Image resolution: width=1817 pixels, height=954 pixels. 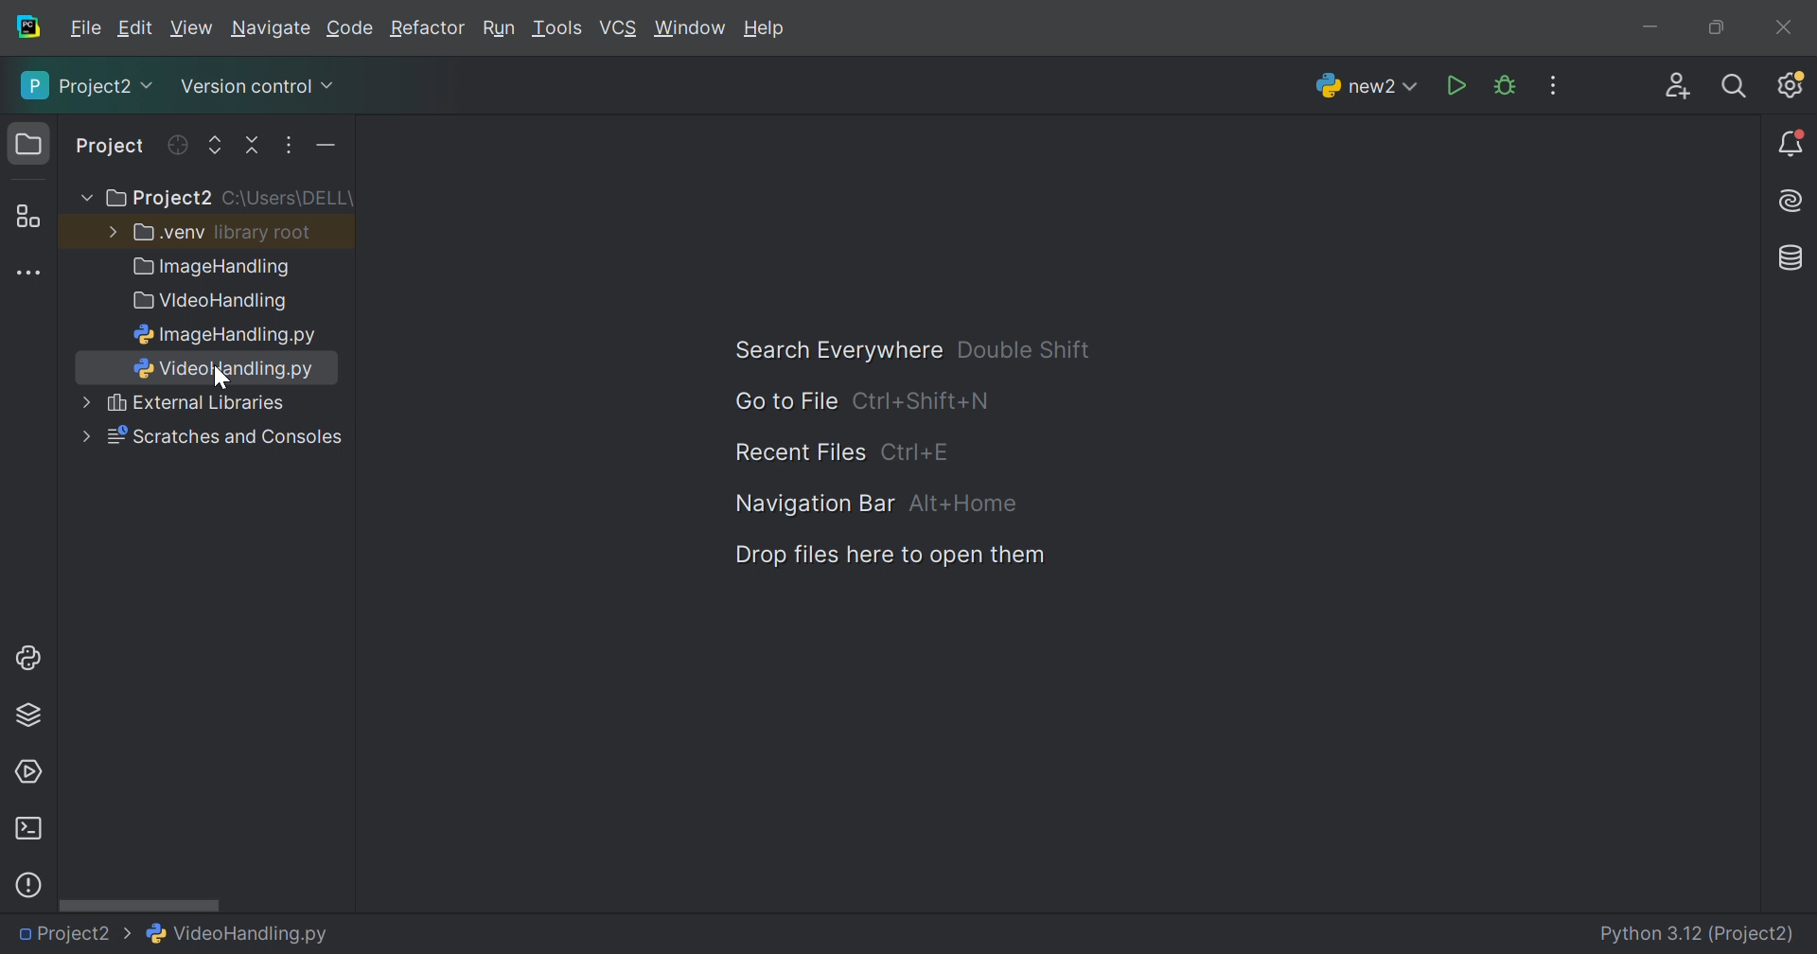 What do you see at coordinates (213, 269) in the screenshot?
I see `Image Handling` at bounding box center [213, 269].